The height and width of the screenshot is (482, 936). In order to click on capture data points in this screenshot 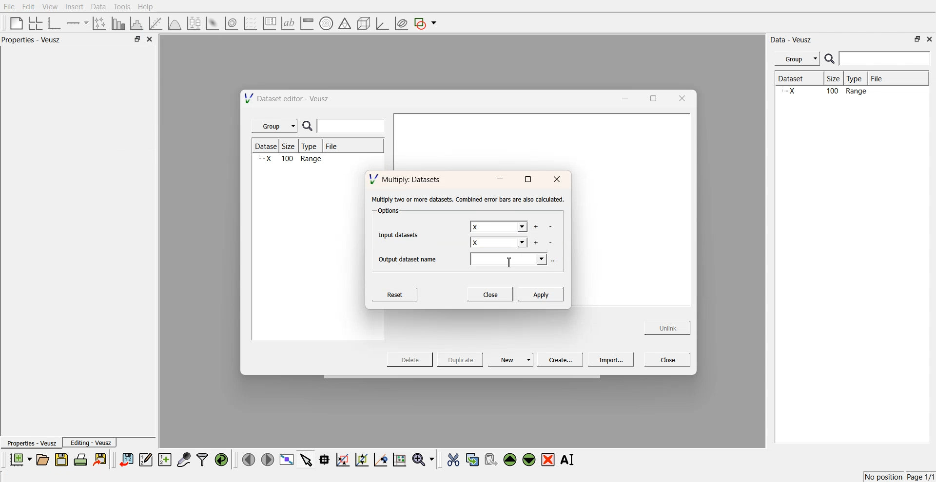, I will do `click(184, 460)`.